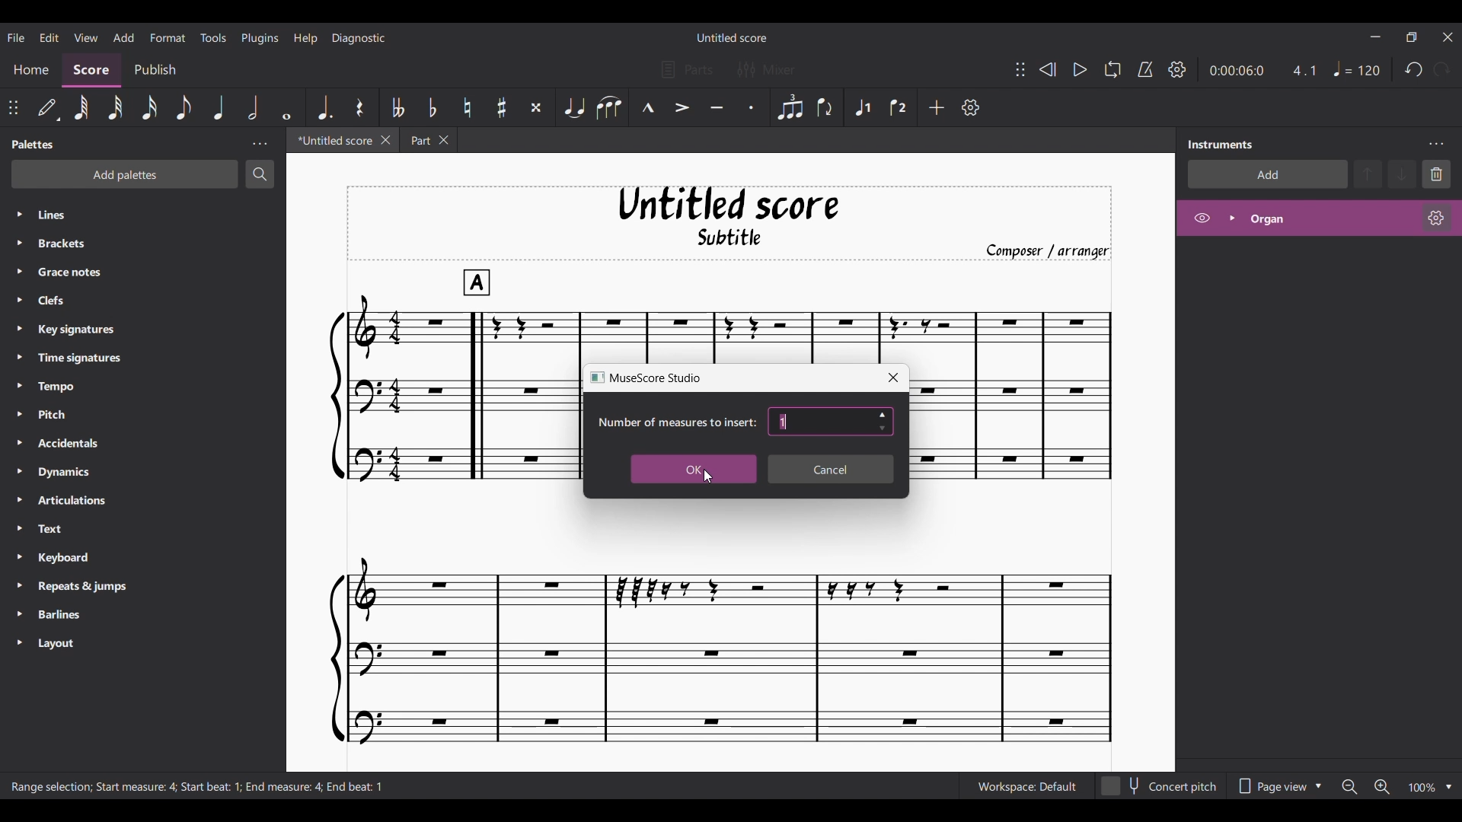  What do you see at coordinates (19, 429) in the screenshot?
I see `Expand respective palette` at bounding box center [19, 429].